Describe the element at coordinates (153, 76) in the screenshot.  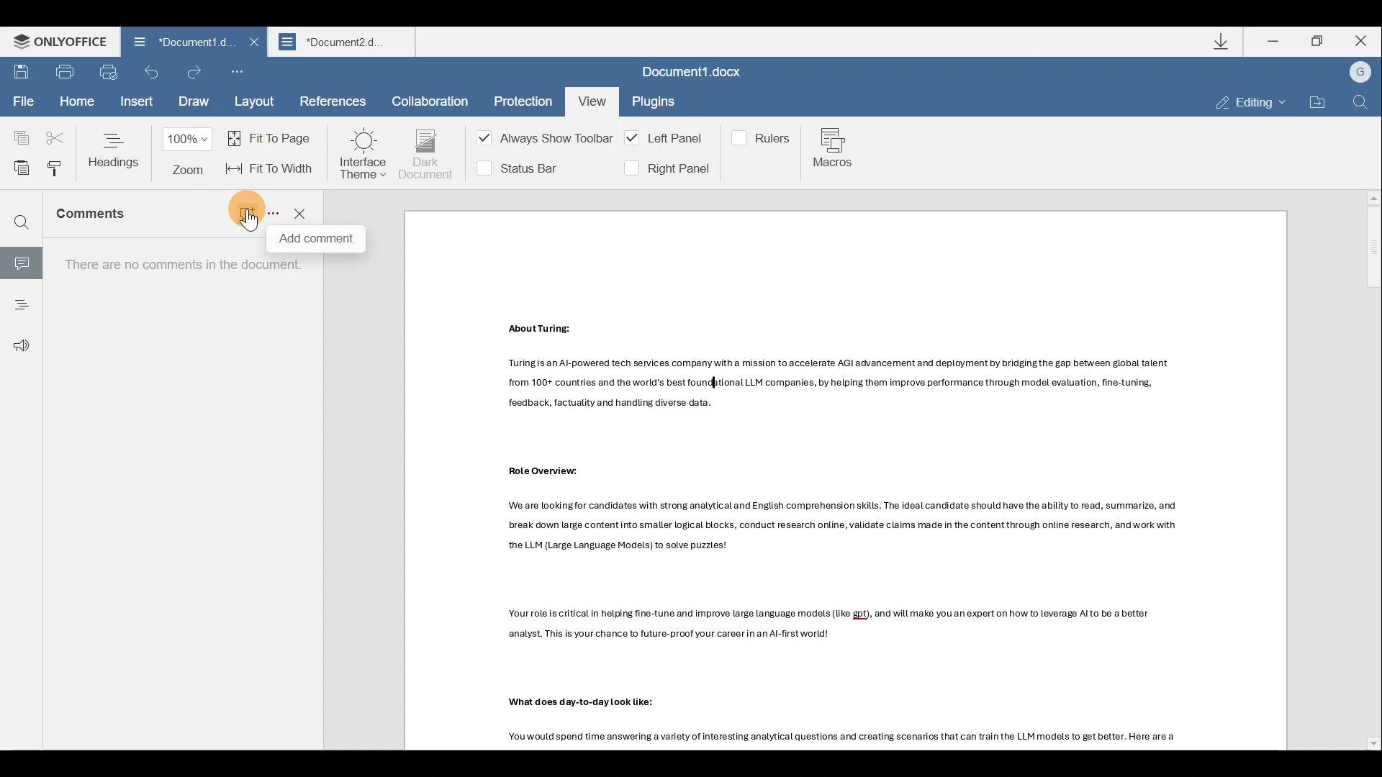
I see `Undo` at that location.